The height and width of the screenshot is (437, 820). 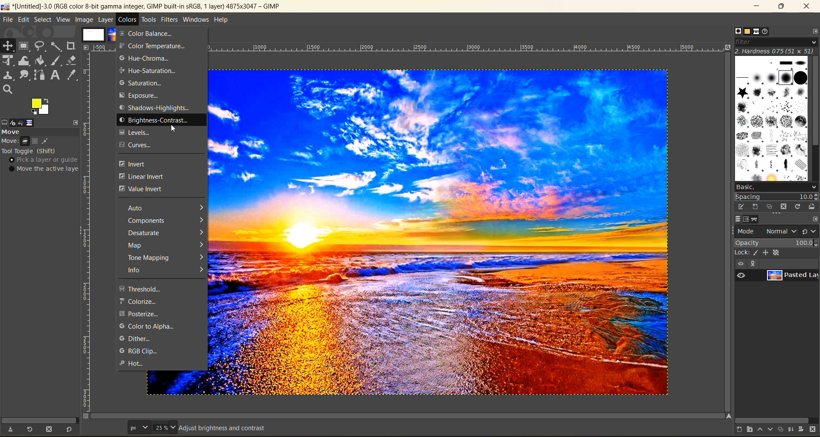 What do you see at coordinates (782, 429) in the screenshot?
I see `create a duplicate` at bounding box center [782, 429].